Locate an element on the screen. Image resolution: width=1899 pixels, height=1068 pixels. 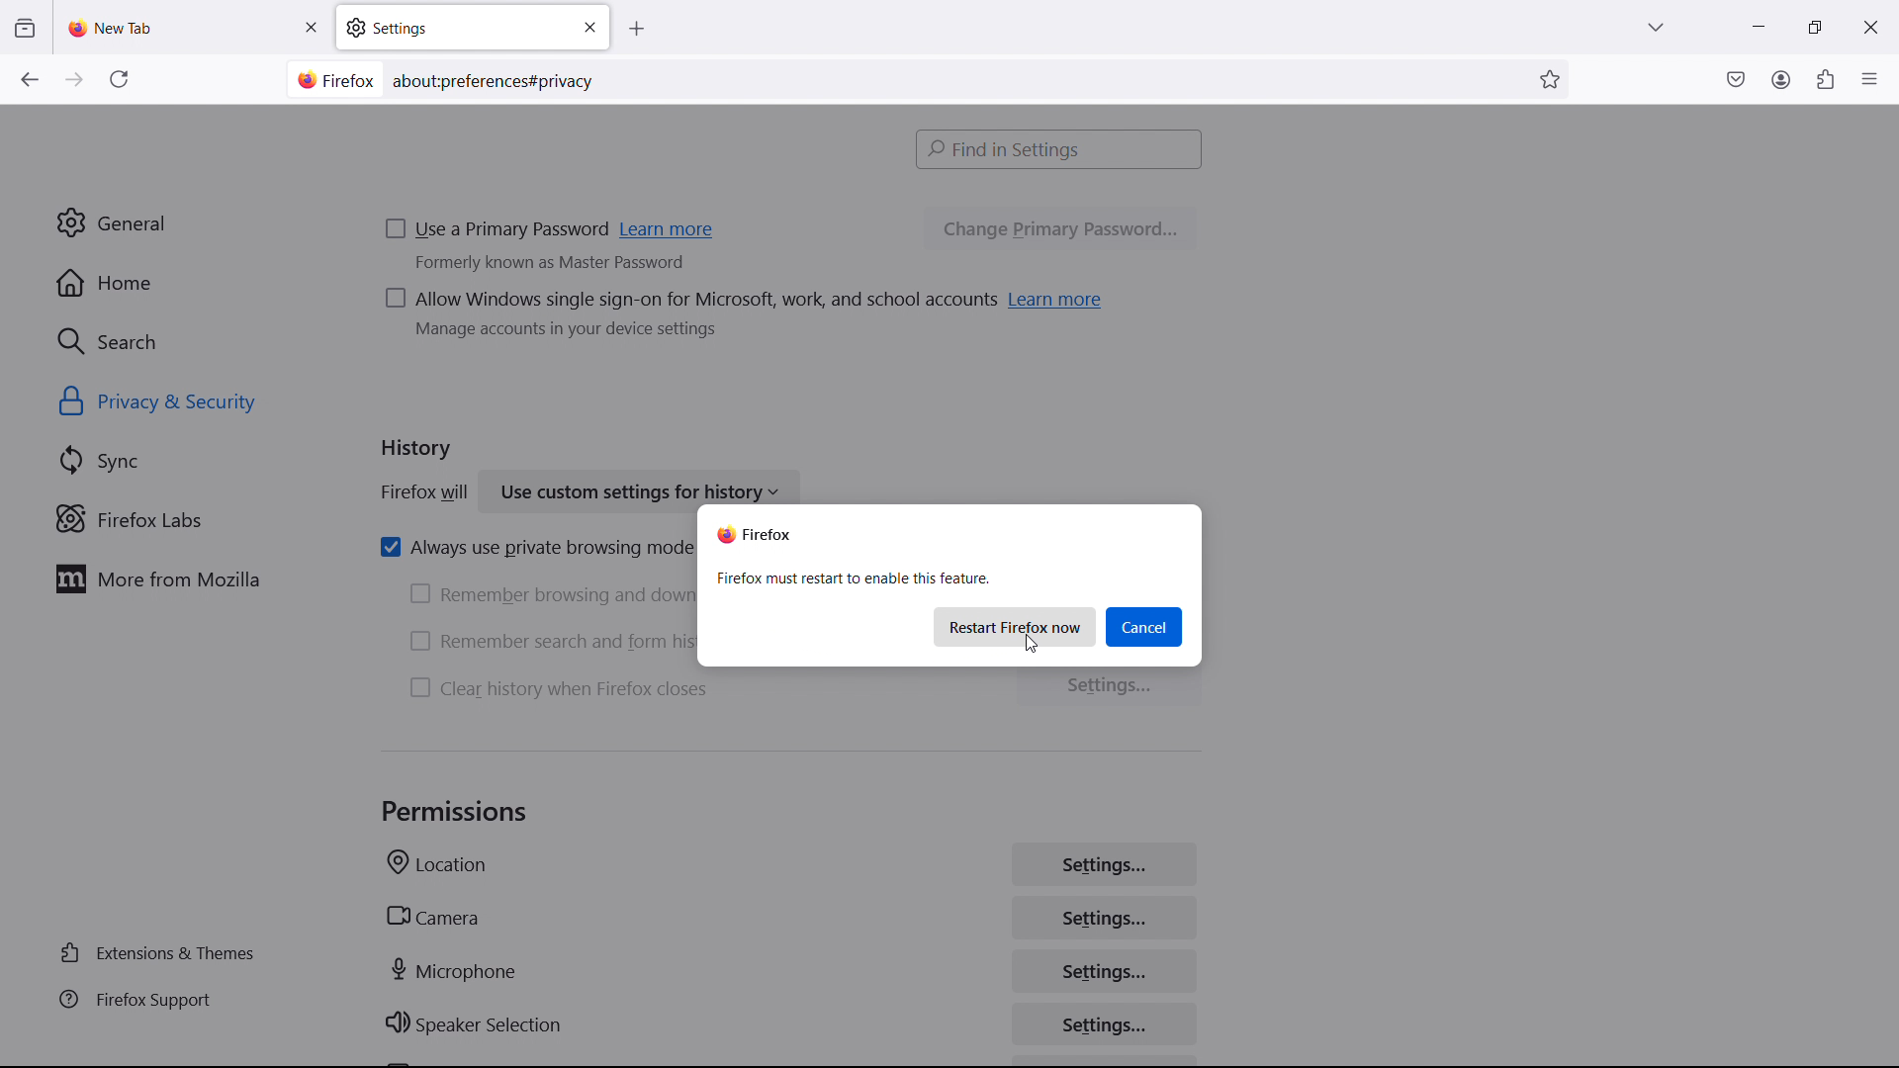
save to pocket is located at coordinates (1736, 78).